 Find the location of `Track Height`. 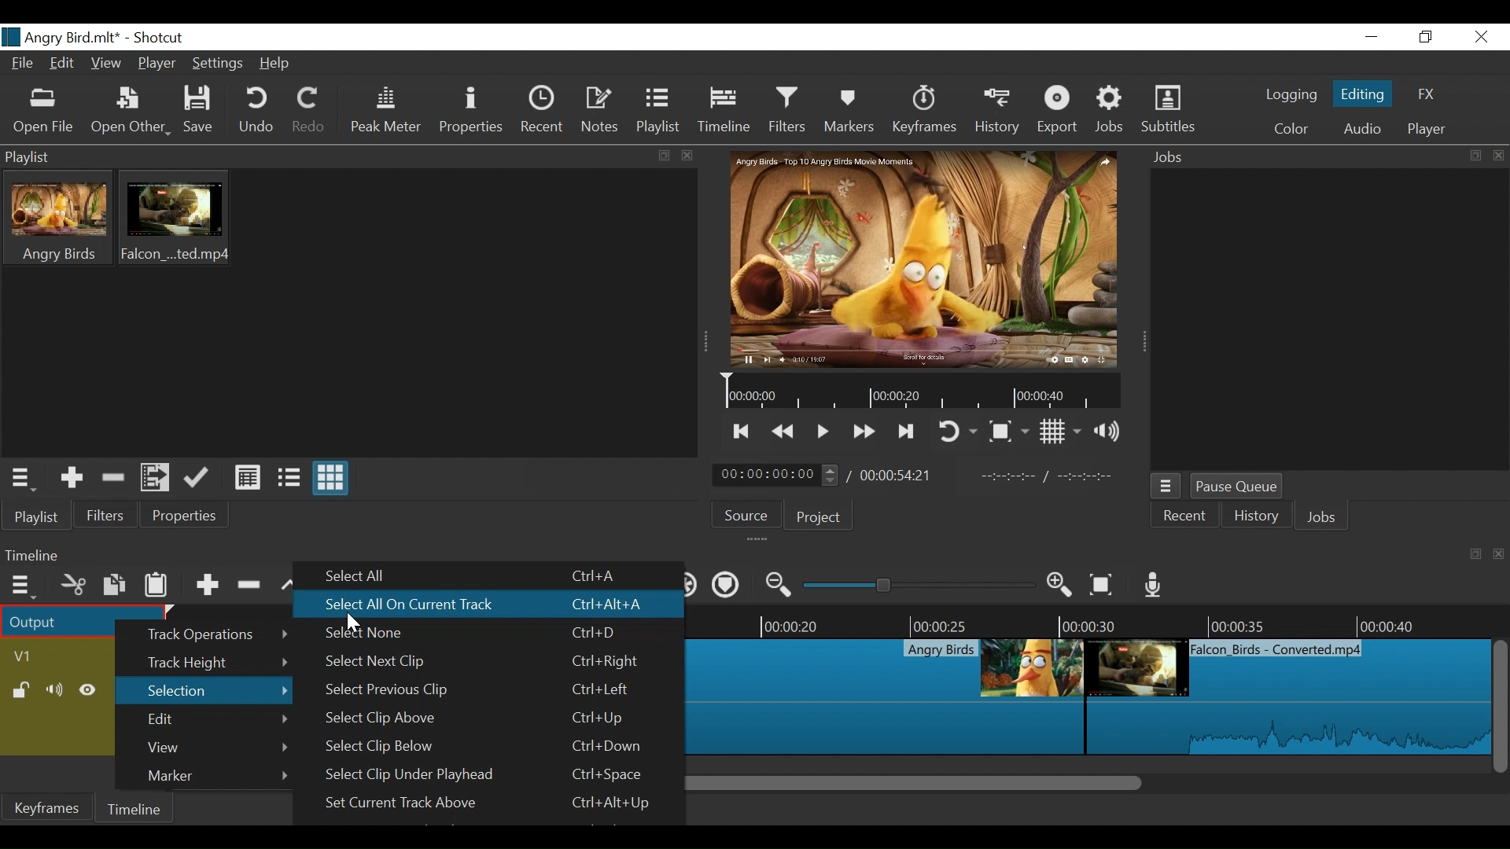

Track Height is located at coordinates (219, 664).